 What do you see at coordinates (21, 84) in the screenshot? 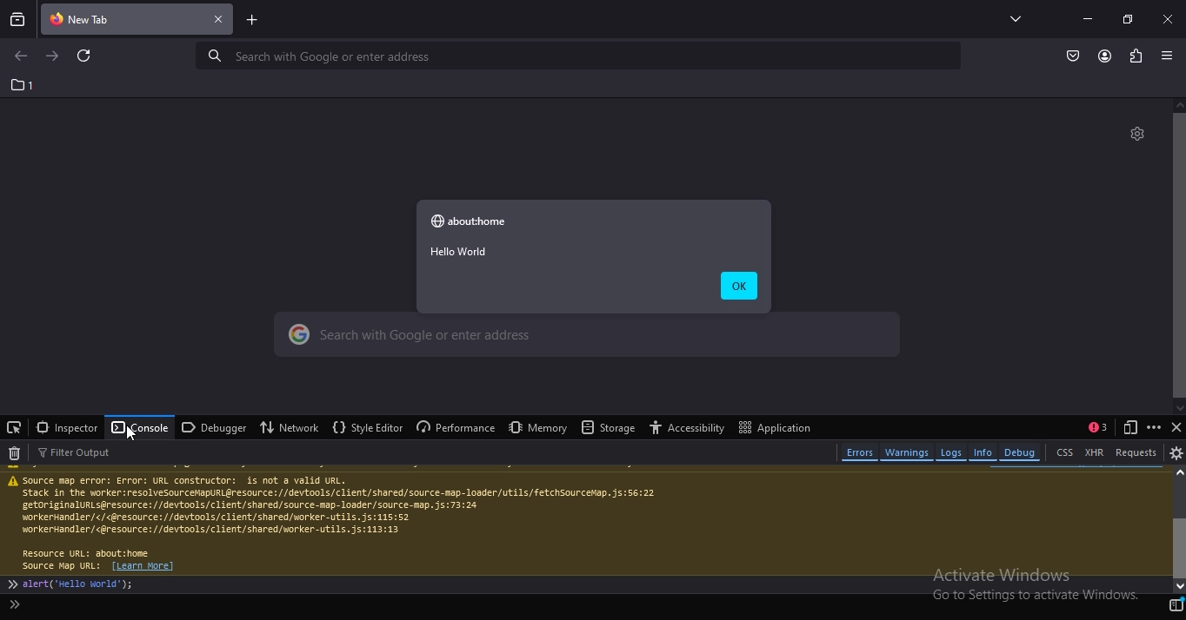
I see `1` at bounding box center [21, 84].